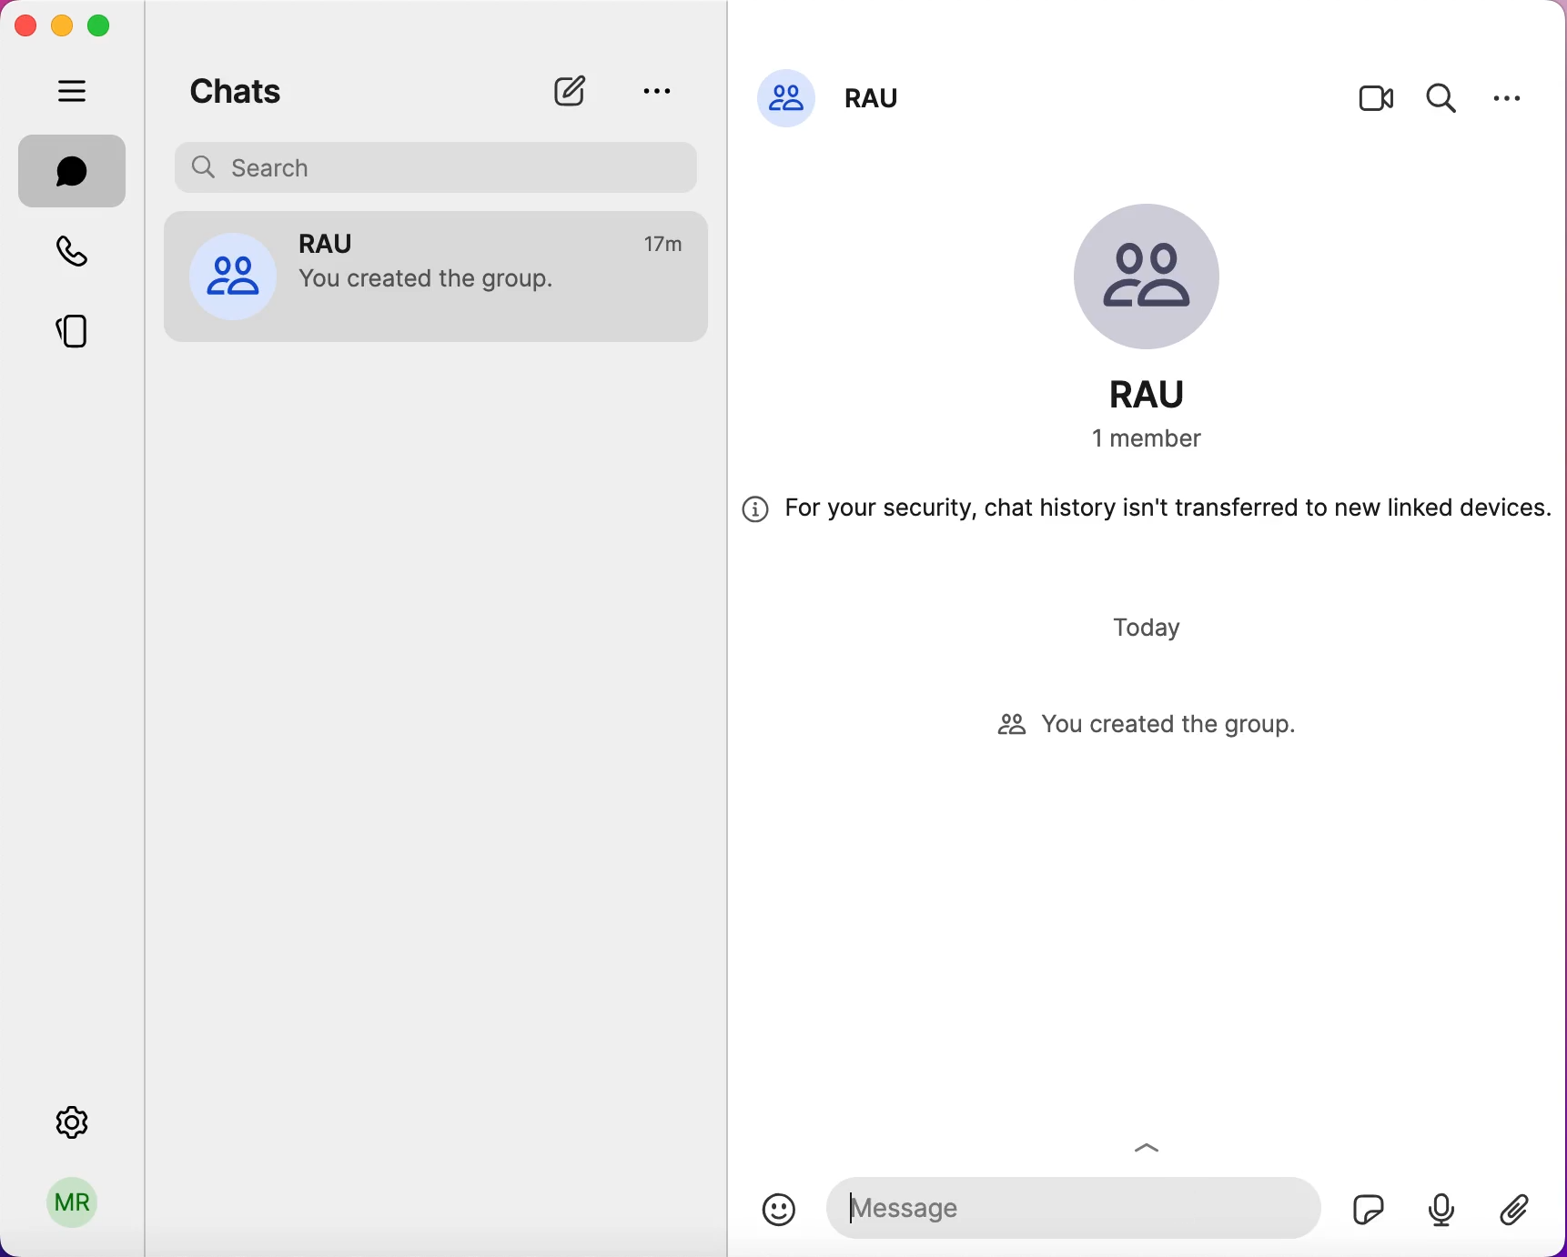 The width and height of the screenshot is (1567, 1257). Describe the element at coordinates (76, 1117) in the screenshot. I see `settings` at that location.